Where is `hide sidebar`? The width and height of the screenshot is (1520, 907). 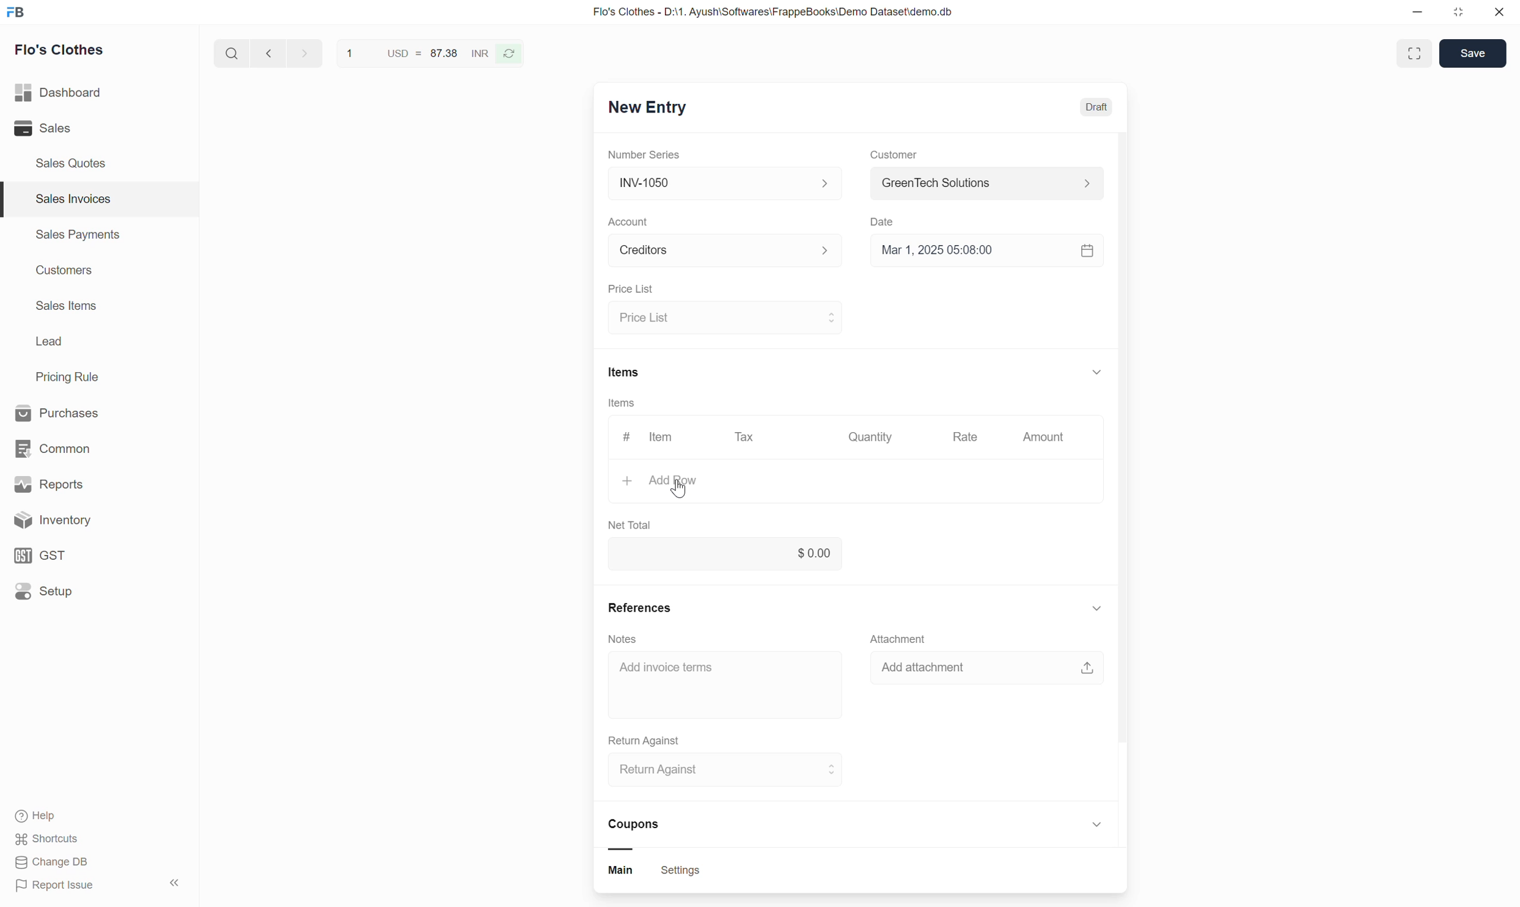
hide sidebar is located at coordinates (176, 883).